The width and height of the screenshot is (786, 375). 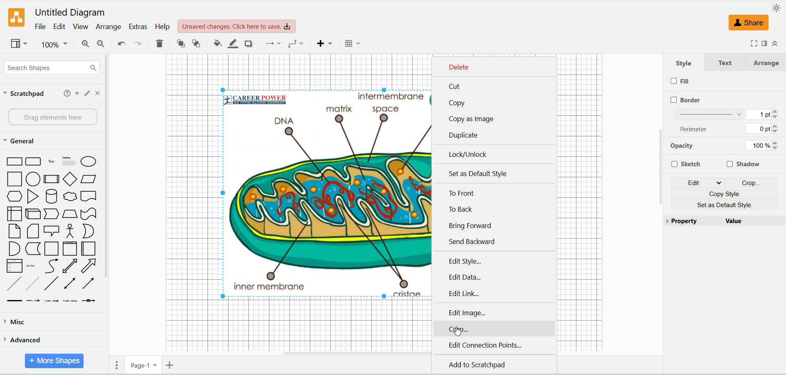 What do you see at coordinates (468, 154) in the screenshot?
I see `lock/unlock` at bounding box center [468, 154].